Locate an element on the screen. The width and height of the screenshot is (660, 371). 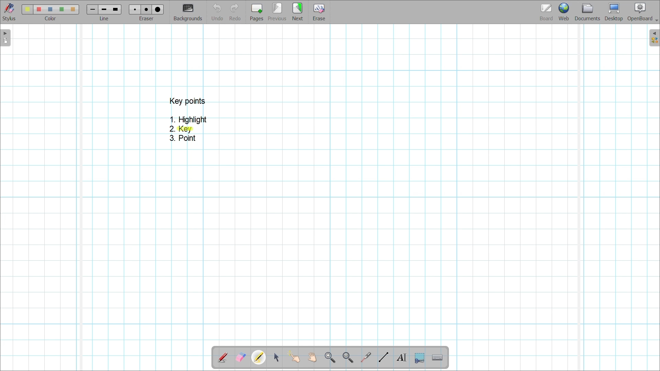
line 2 is located at coordinates (103, 10).